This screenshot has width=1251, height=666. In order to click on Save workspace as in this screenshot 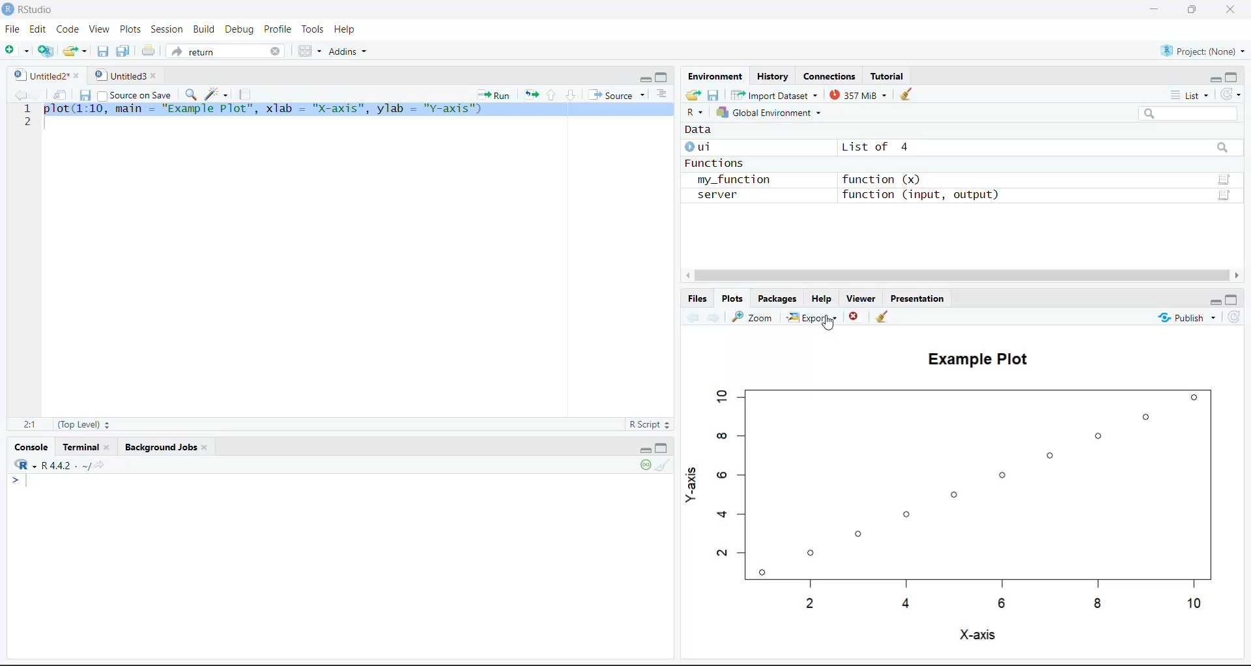, I will do `click(713, 94)`.